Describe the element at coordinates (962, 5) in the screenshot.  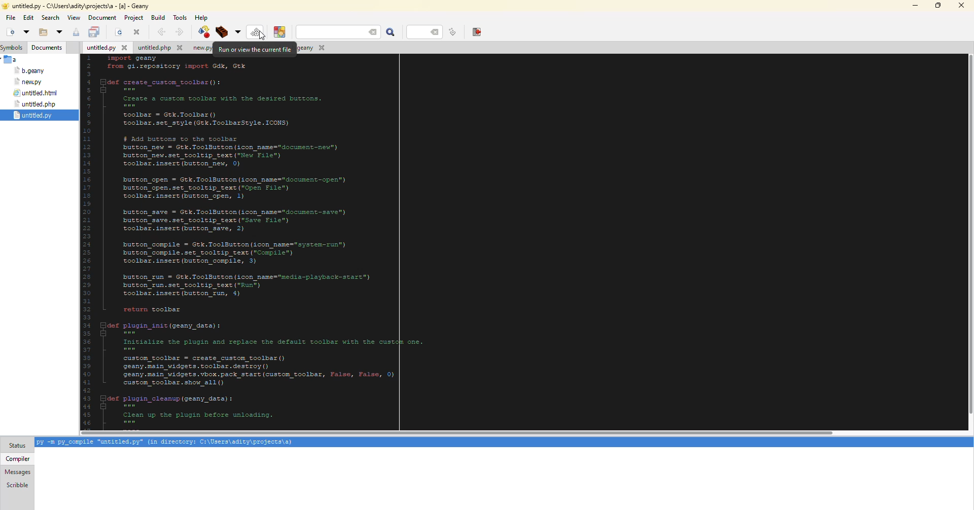
I see `close` at that location.